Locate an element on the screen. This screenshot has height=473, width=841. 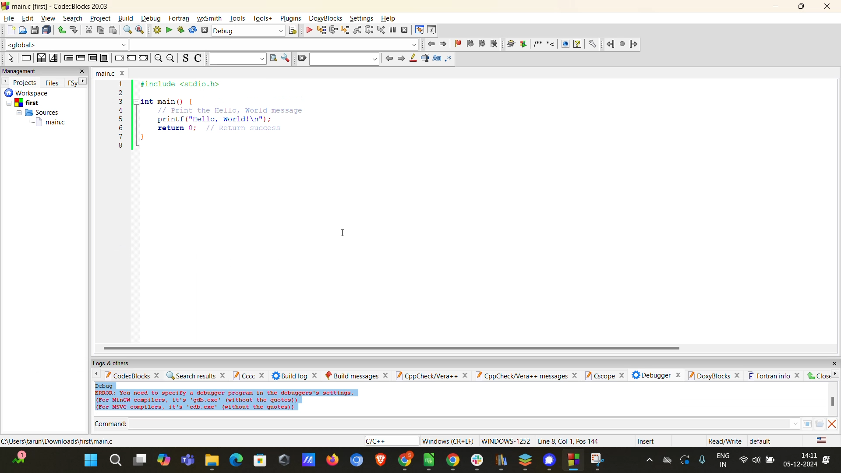
logs and others is located at coordinates (115, 363).